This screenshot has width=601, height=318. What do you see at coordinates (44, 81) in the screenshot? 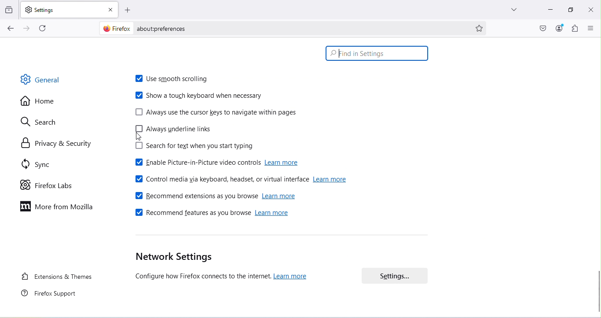
I see `General` at bounding box center [44, 81].